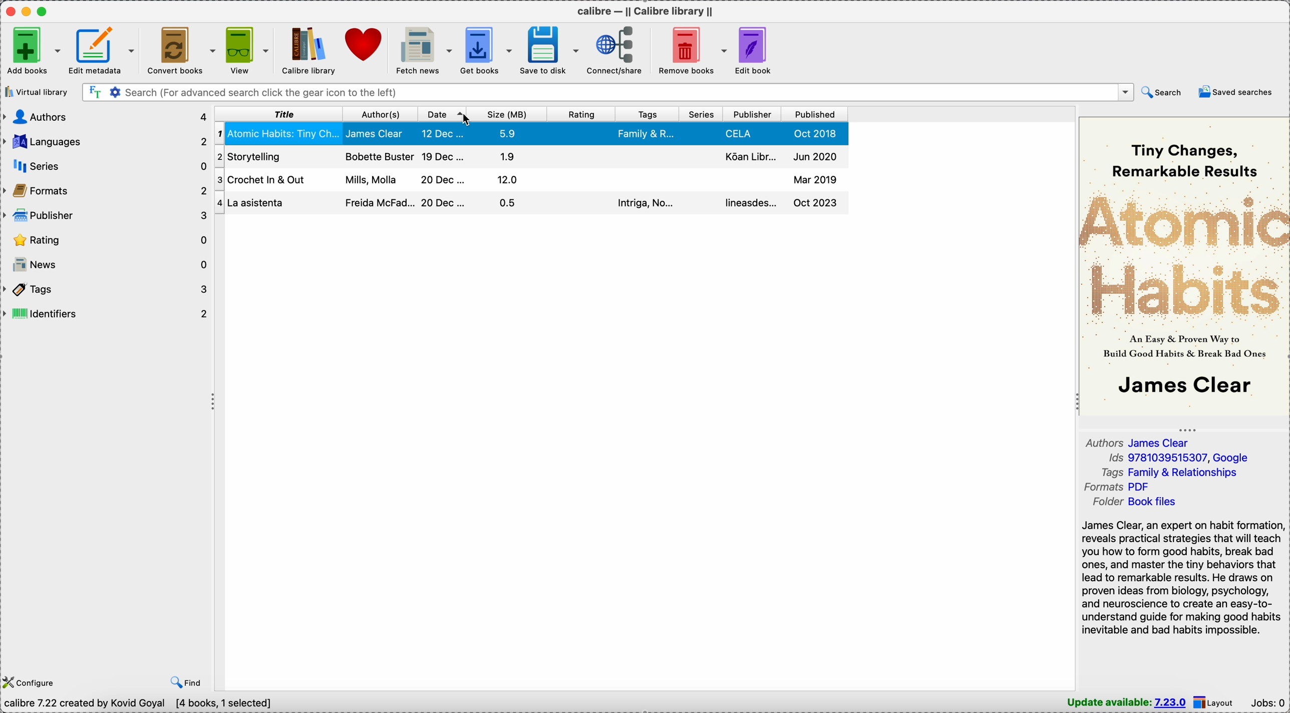 Image resolution: width=1290 pixels, height=713 pixels. What do you see at coordinates (530, 156) in the screenshot?
I see `Crochet In & Out book details` at bounding box center [530, 156].